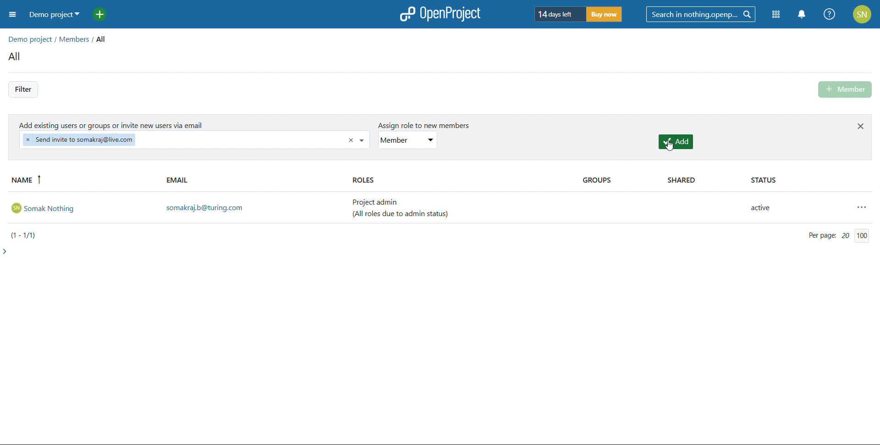 Image resolution: width=880 pixels, height=445 pixels. What do you see at coordinates (698, 181) in the screenshot?
I see `shared` at bounding box center [698, 181].